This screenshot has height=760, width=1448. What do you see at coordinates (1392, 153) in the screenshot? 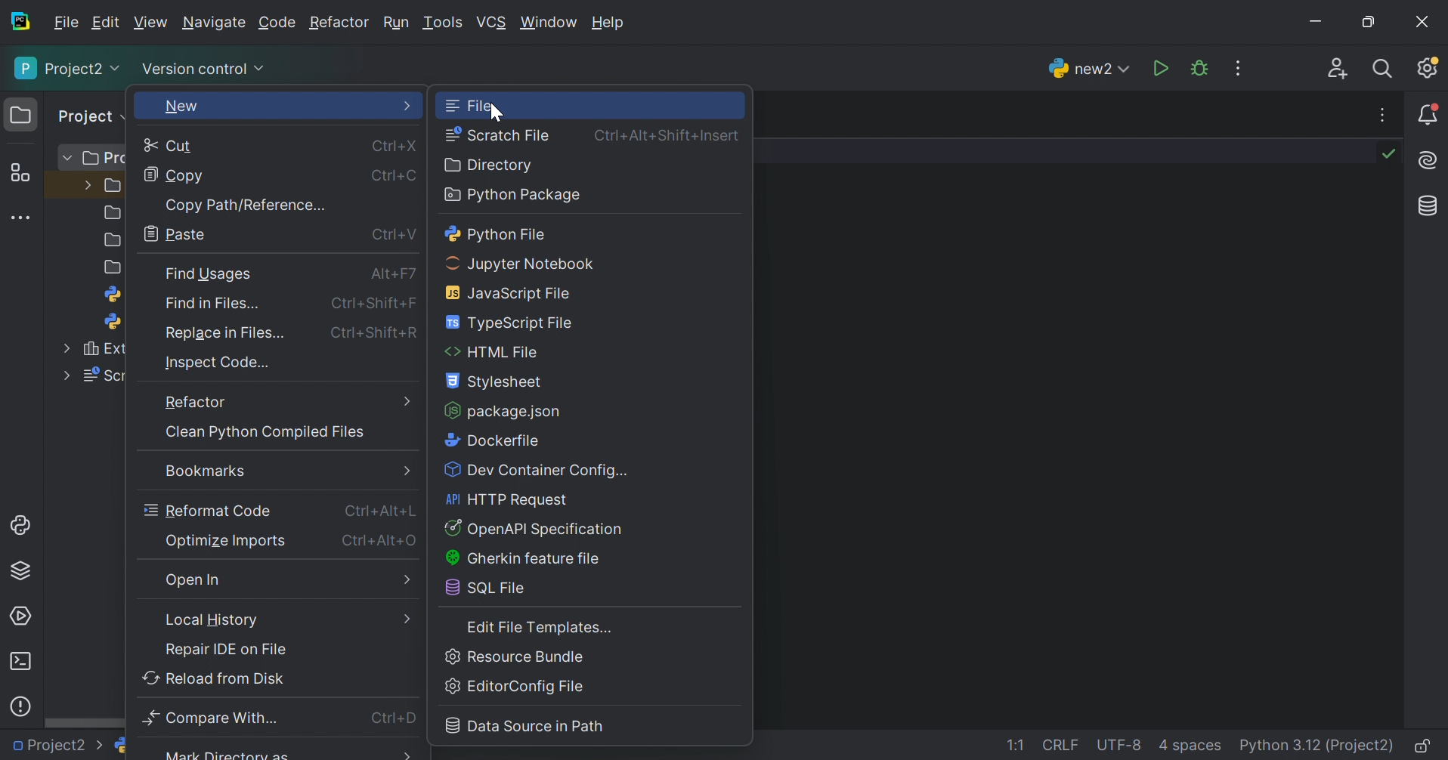
I see `No problems` at bounding box center [1392, 153].